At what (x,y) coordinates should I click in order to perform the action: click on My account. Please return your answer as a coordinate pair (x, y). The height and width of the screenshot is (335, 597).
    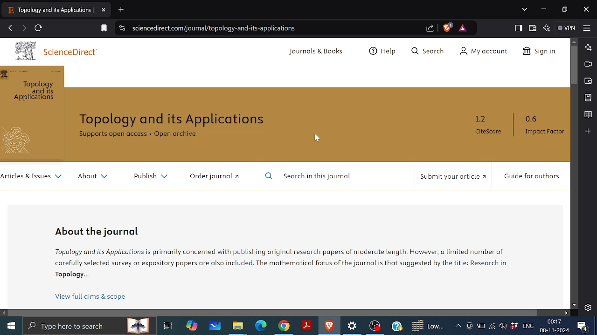
    Looking at the image, I should click on (486, 52).